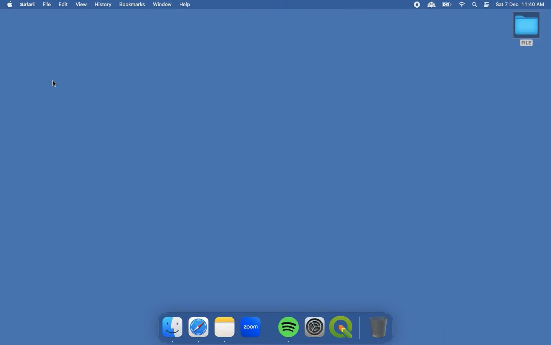 This screenshot has height=345, width=551. I want to click on Spotify , so click(287, 329).